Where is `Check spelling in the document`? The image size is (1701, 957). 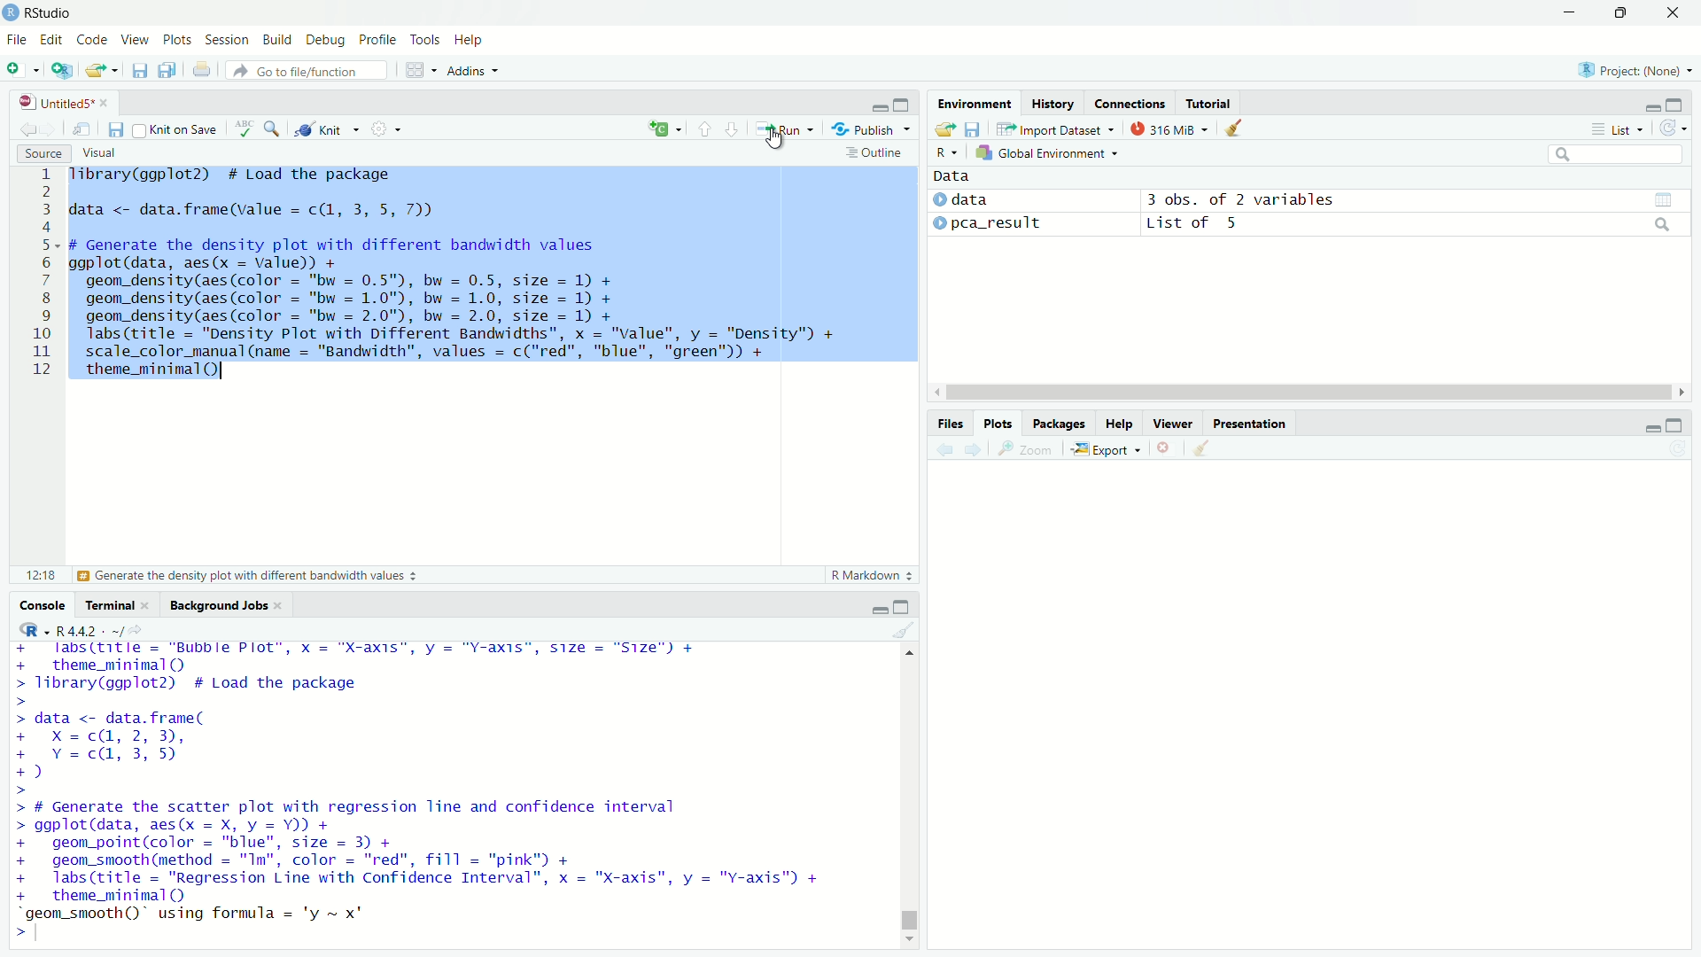 Check spelling in the document is located at coordinates (245, 128).